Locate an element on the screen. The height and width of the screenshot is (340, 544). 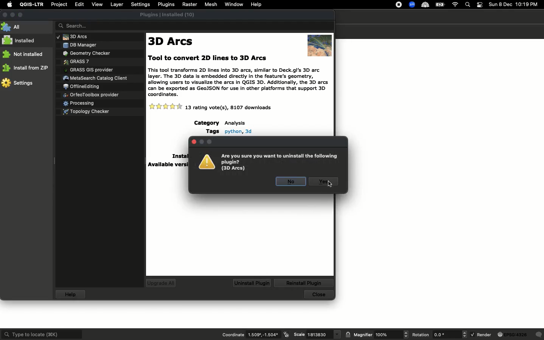
Coordinate is located at coordinates (255, 335).